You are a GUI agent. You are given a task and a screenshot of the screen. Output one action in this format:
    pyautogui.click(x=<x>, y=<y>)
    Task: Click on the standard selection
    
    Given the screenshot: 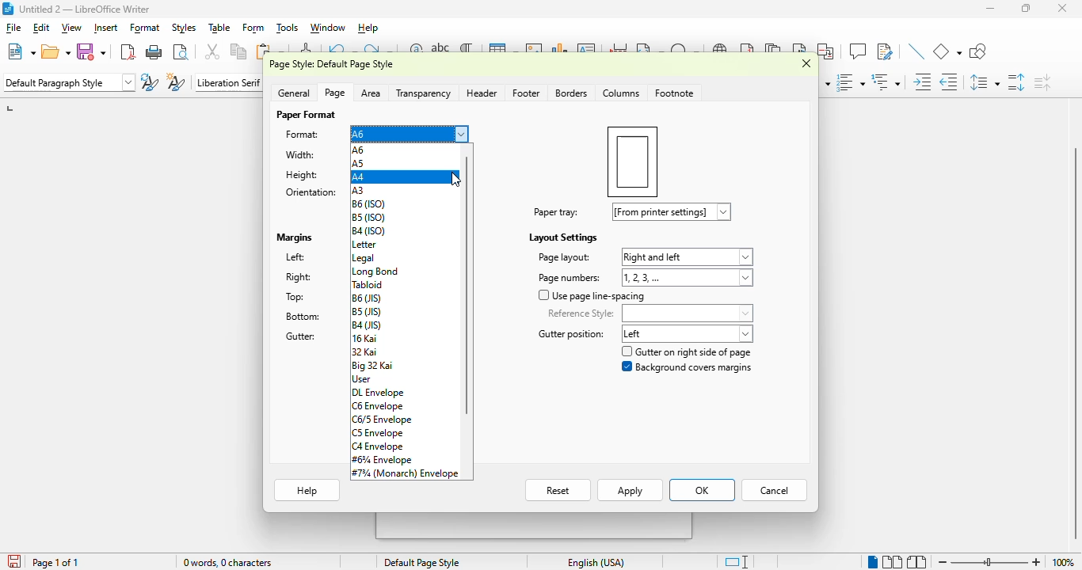 What is the action you would take?
    pyautogui.click(x=737, y=562)
    